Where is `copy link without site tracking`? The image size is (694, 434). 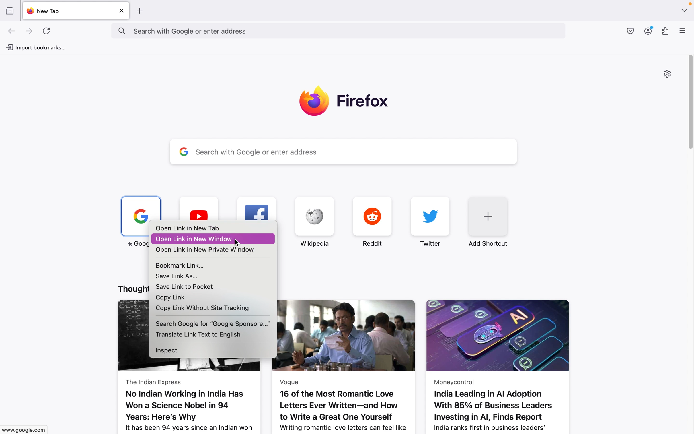
copy link without site tracking is located at coordinates (204, 308).